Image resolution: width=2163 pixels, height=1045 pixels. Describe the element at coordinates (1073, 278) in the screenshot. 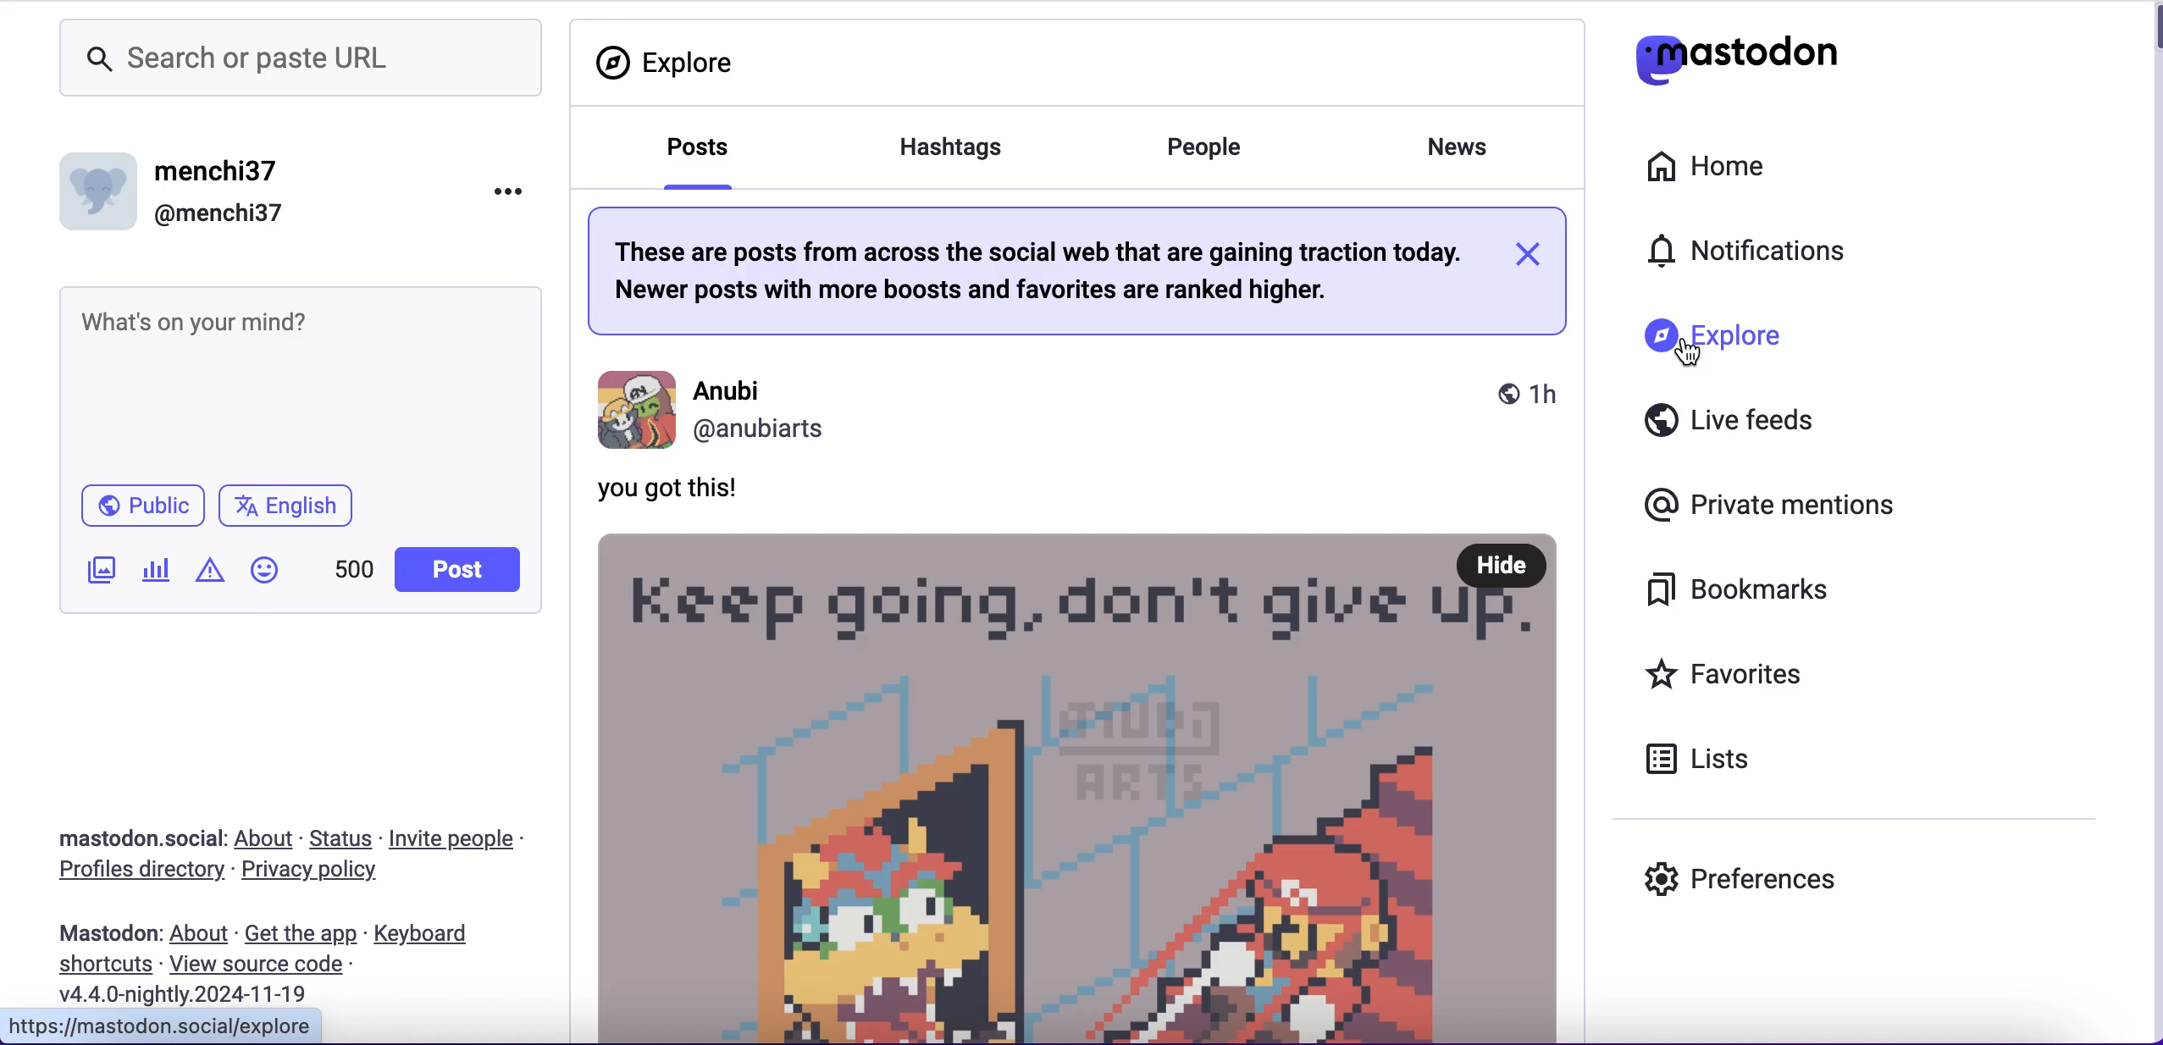

I see `these are post from across social web gaining traction` at that location.